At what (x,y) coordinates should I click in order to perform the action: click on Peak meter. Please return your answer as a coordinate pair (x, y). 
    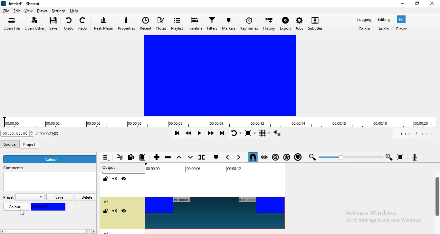
    Looking at the image, I should click on (104, 23).